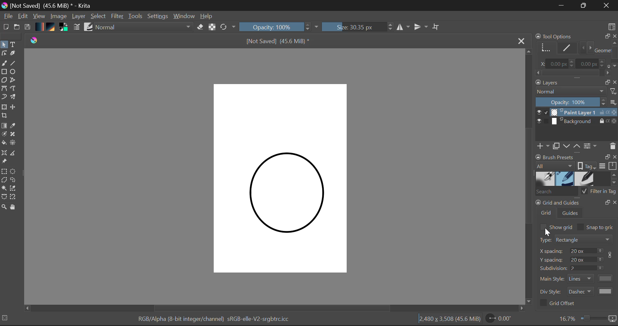 The height and width of the screenshot is (326, 618). I want to click on Image, so click(58, 17).